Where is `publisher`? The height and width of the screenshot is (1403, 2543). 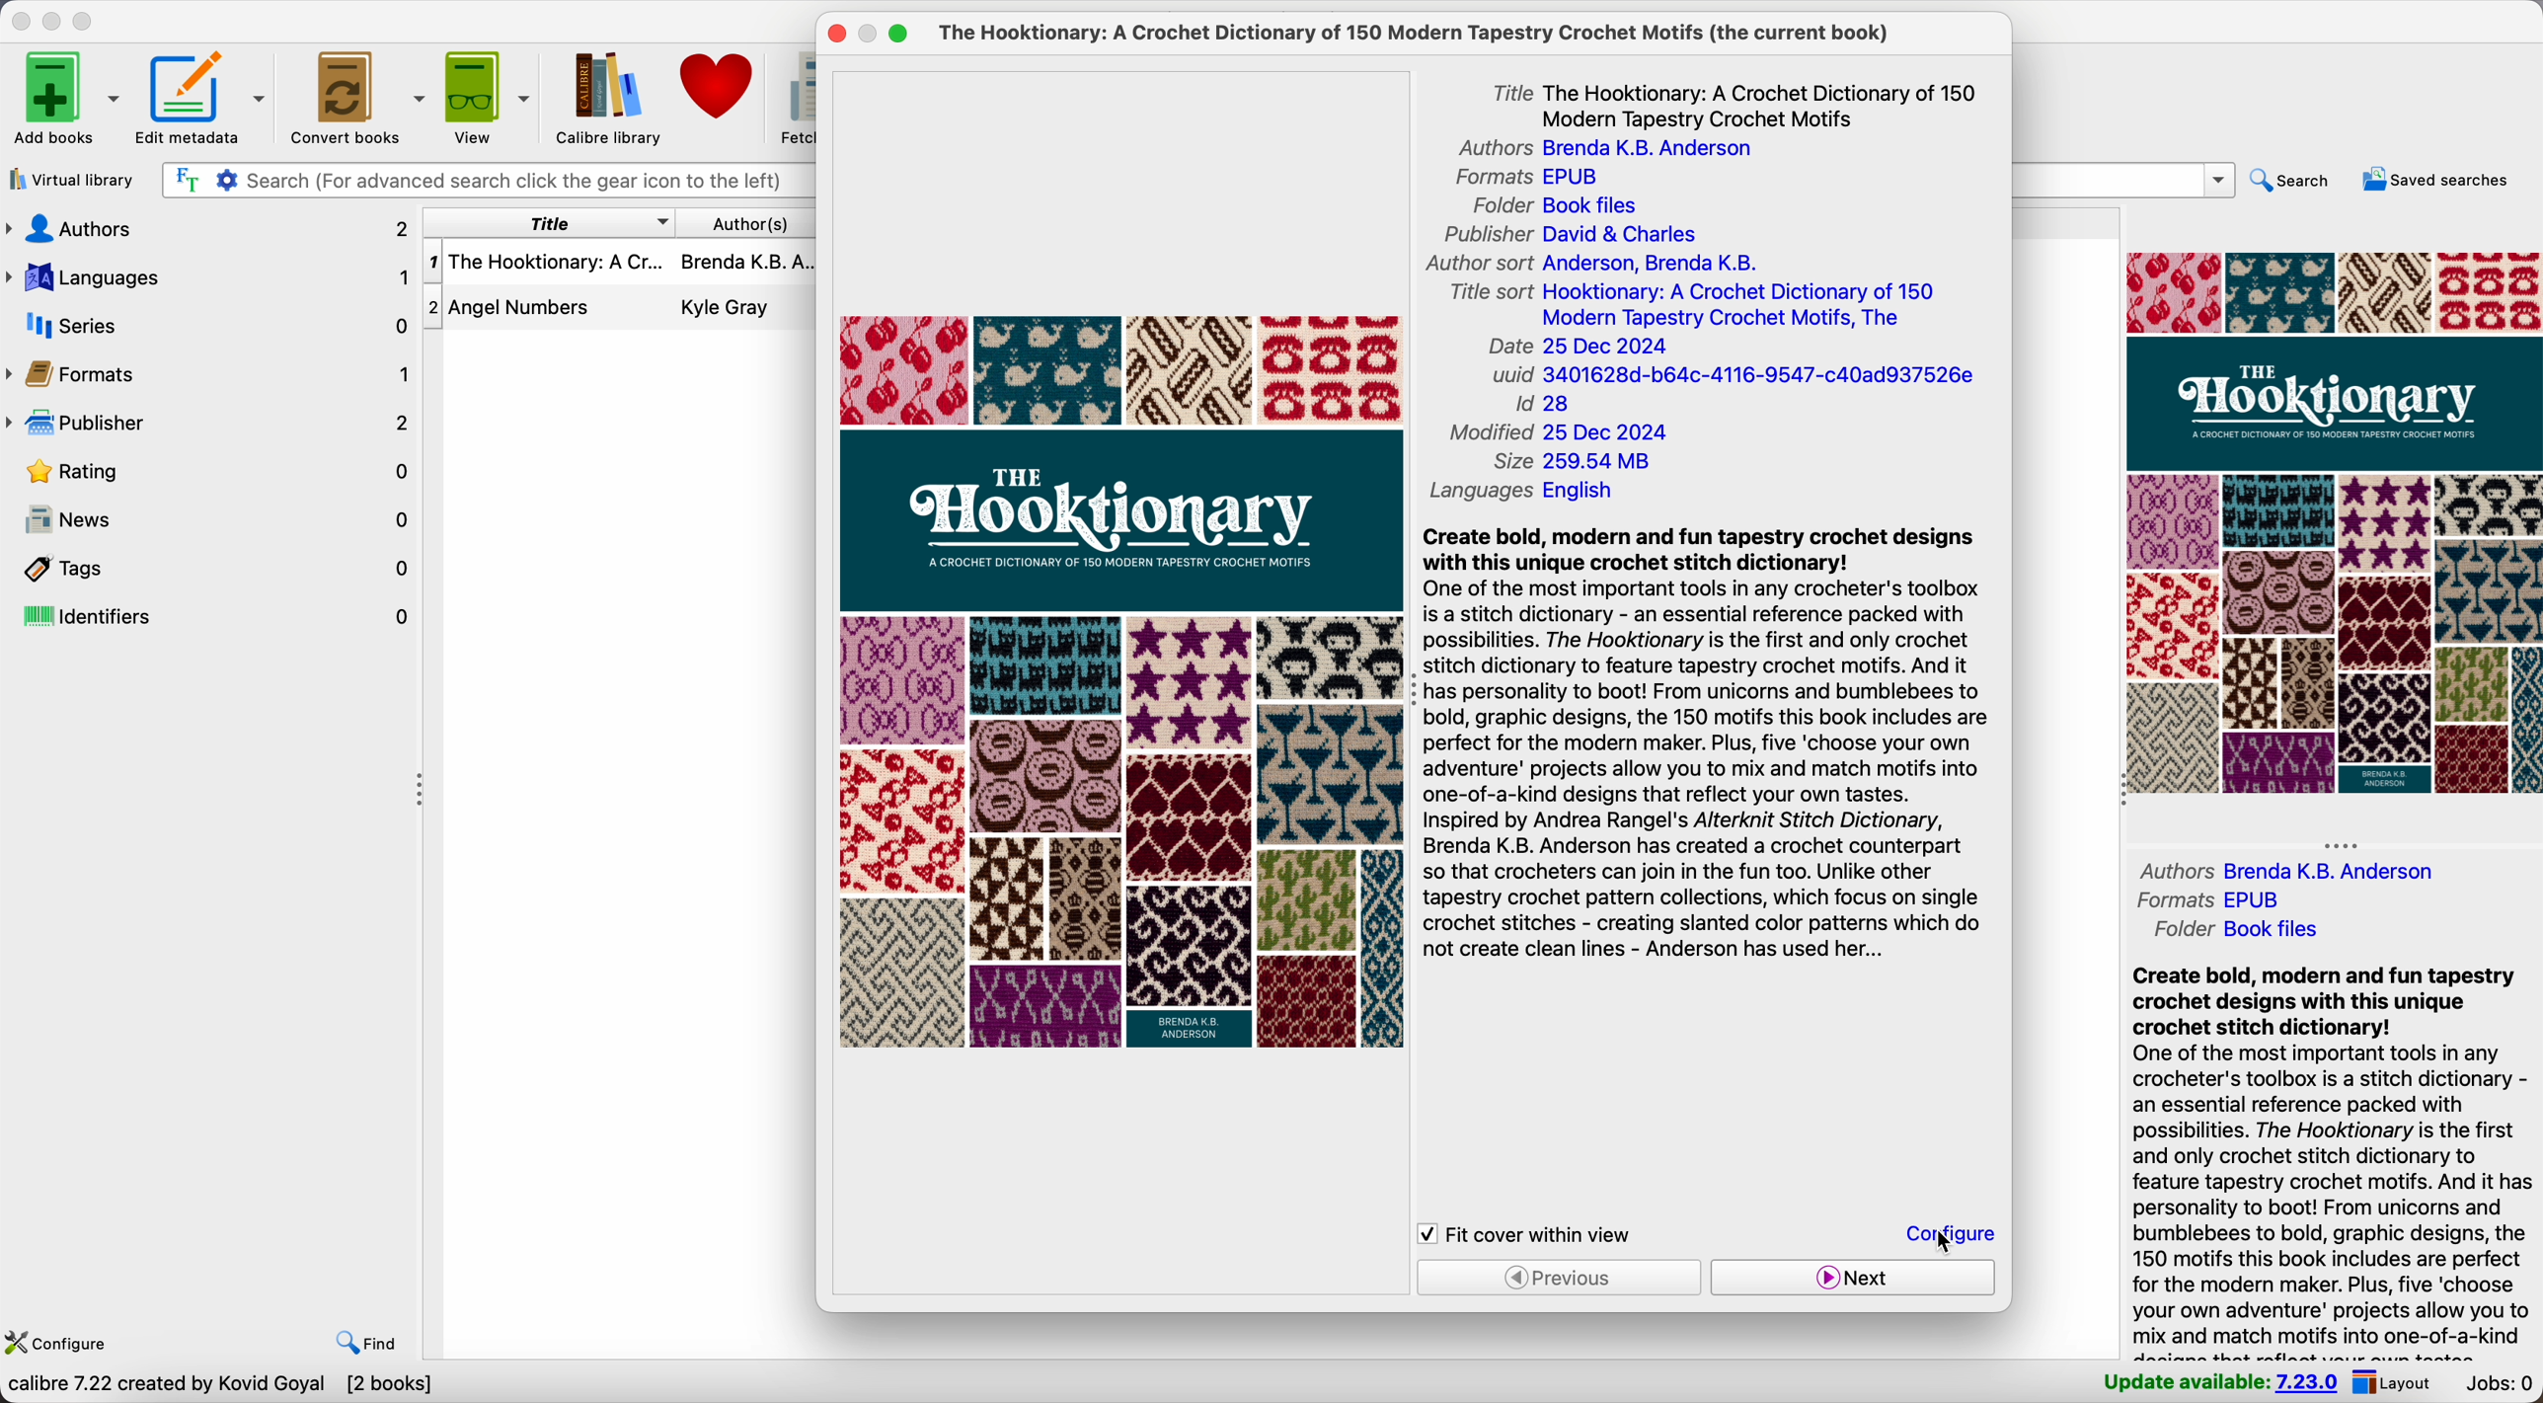
publisher is located at coordinates (211, 425).